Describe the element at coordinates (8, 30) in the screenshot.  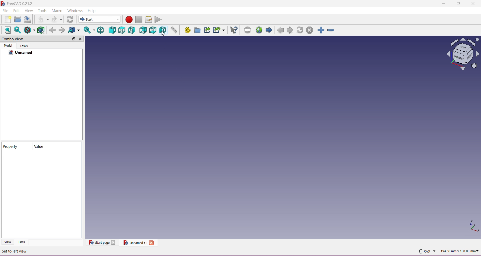
I see `Align to selection` at that location.